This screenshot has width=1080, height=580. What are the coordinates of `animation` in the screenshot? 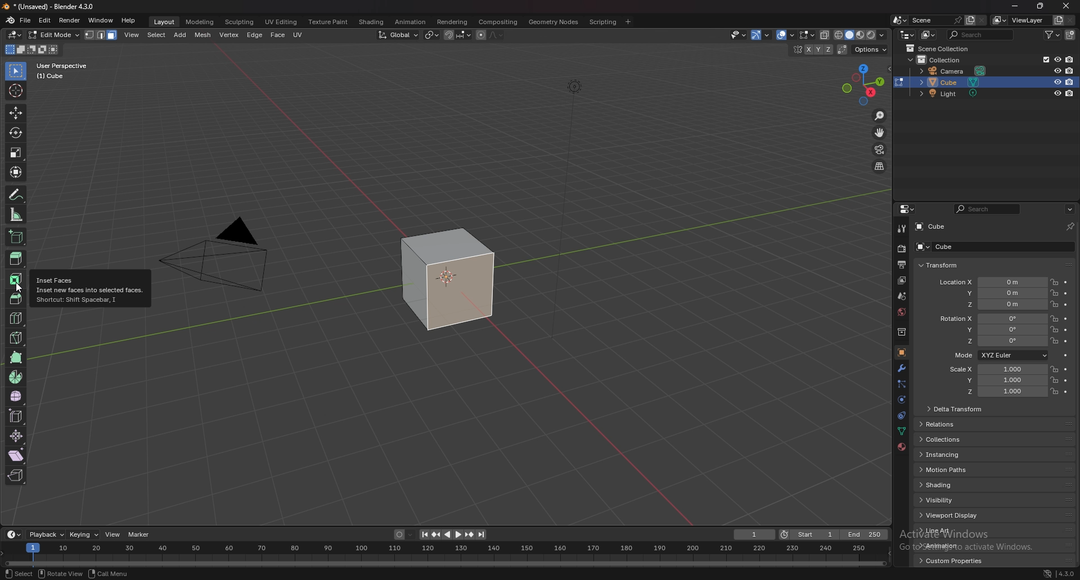 It's located at (951, 545).